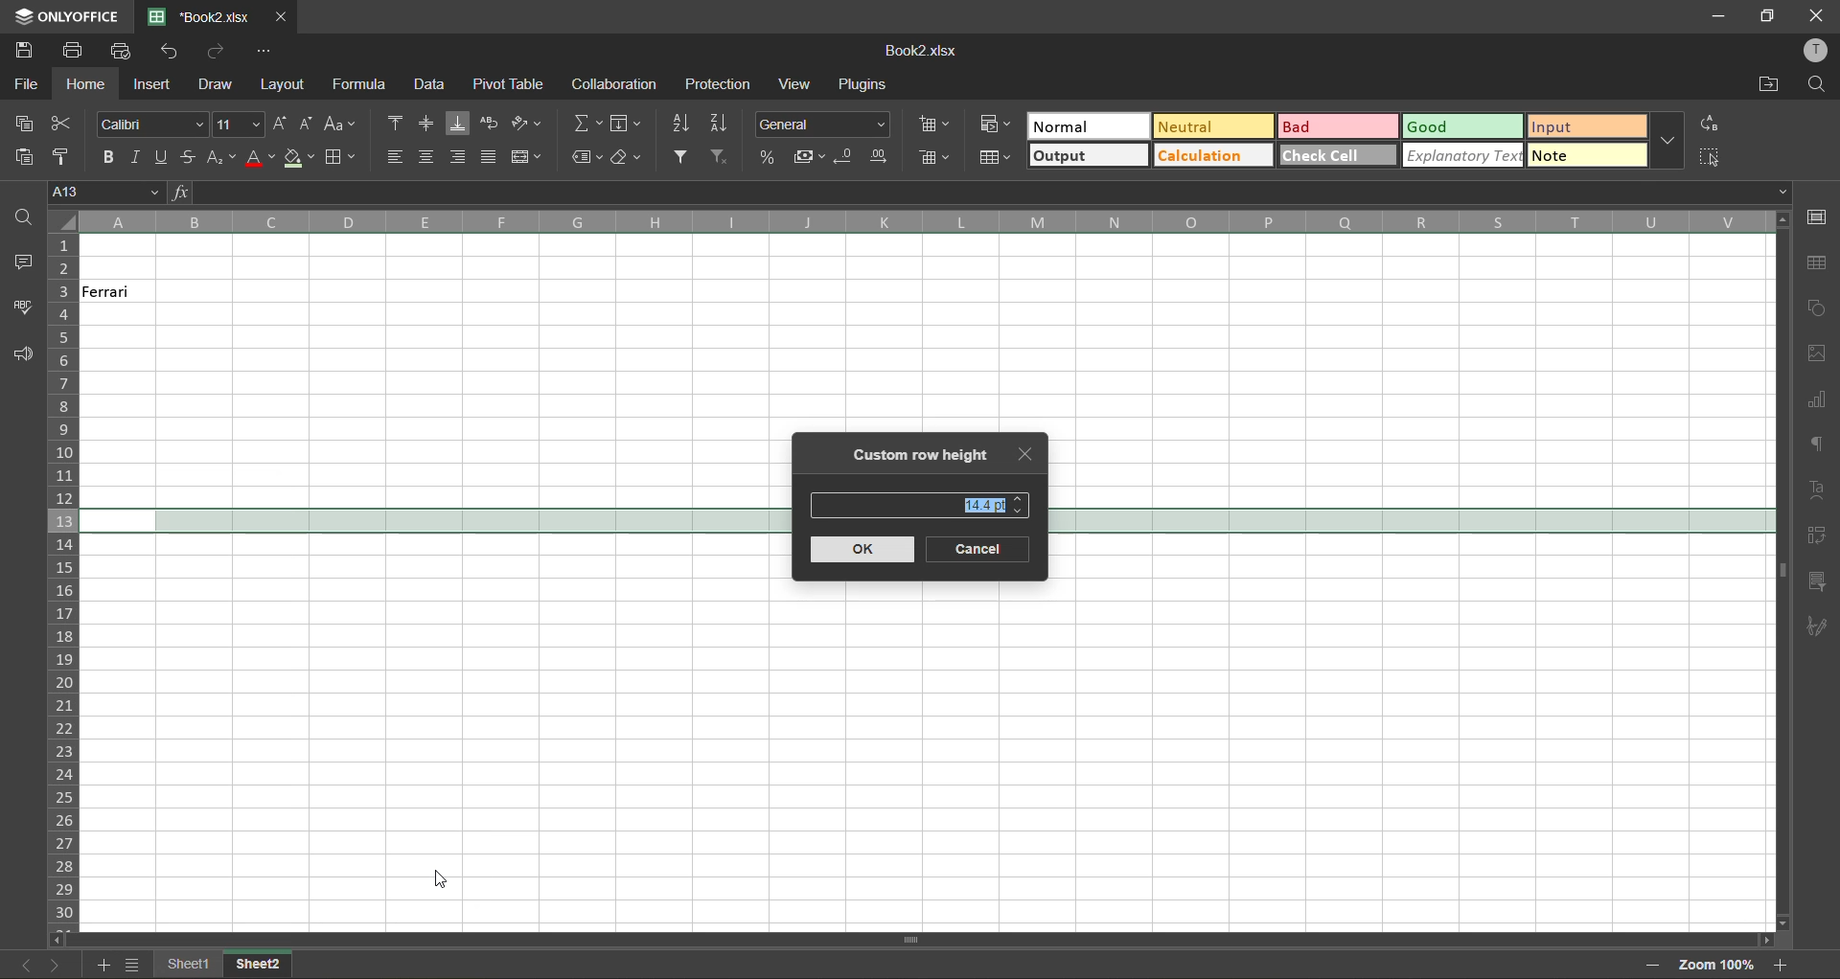  I want to click on insert cells, so click(936, 125).